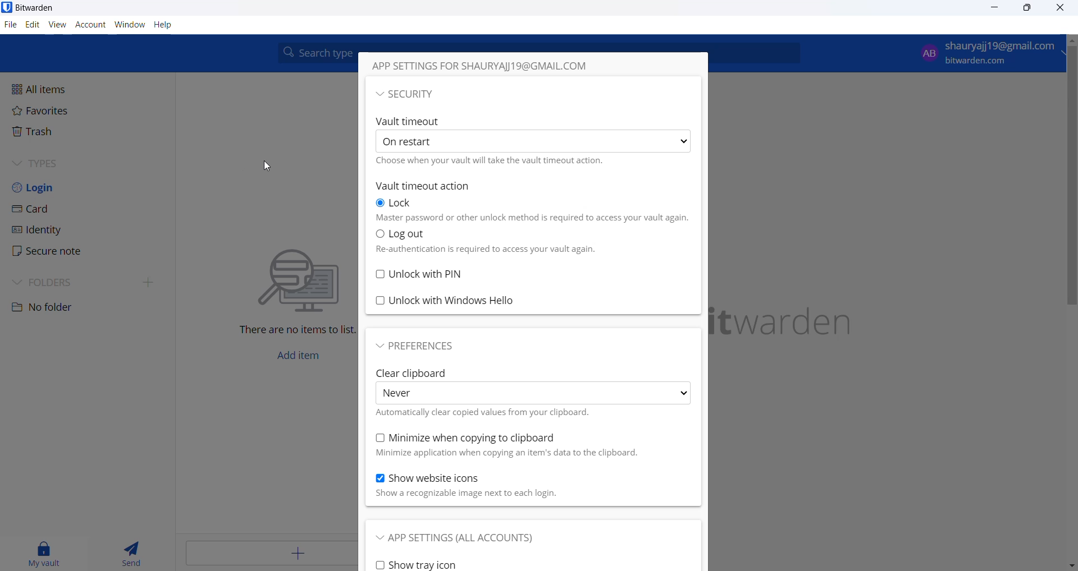  What do you see at coordinates (533, 394) in the screenshot?
I see `never` at bounding box center [533, 394].